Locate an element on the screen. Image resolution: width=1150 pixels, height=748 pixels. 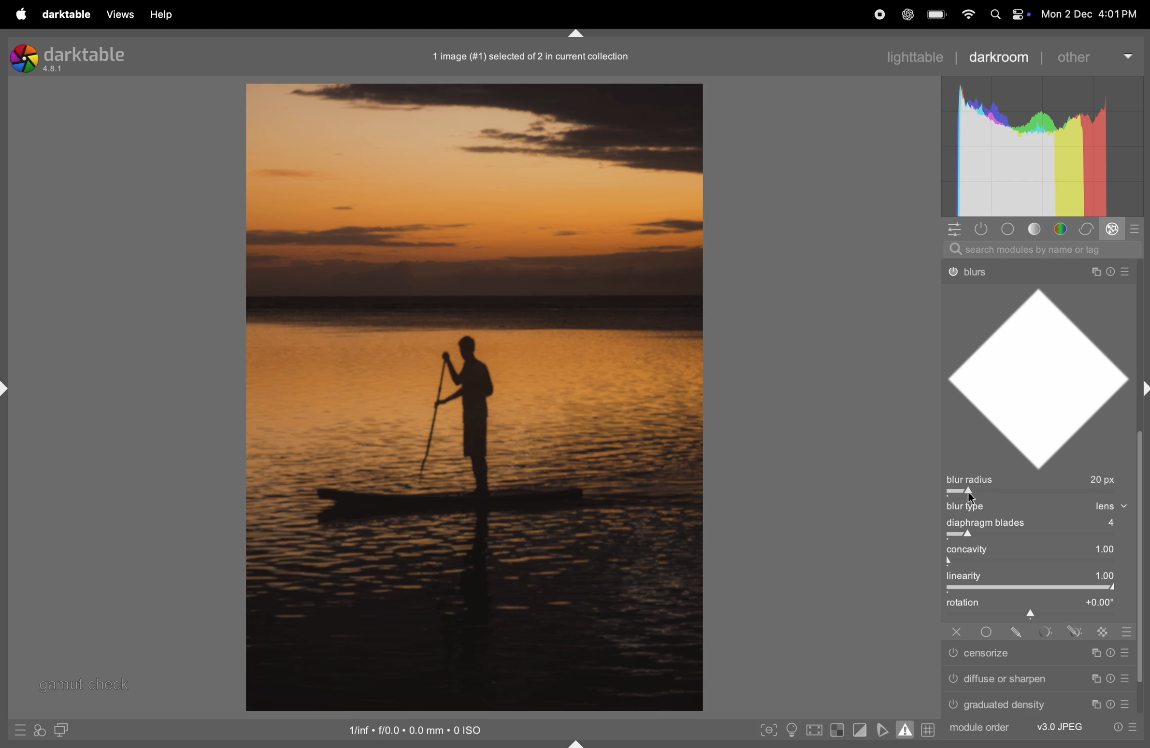
cursor is located at coordinates (975, 495).